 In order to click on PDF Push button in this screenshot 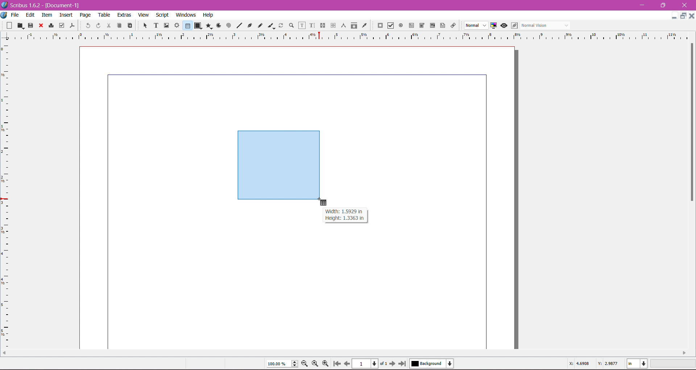, I will do `click(379, 26)`.